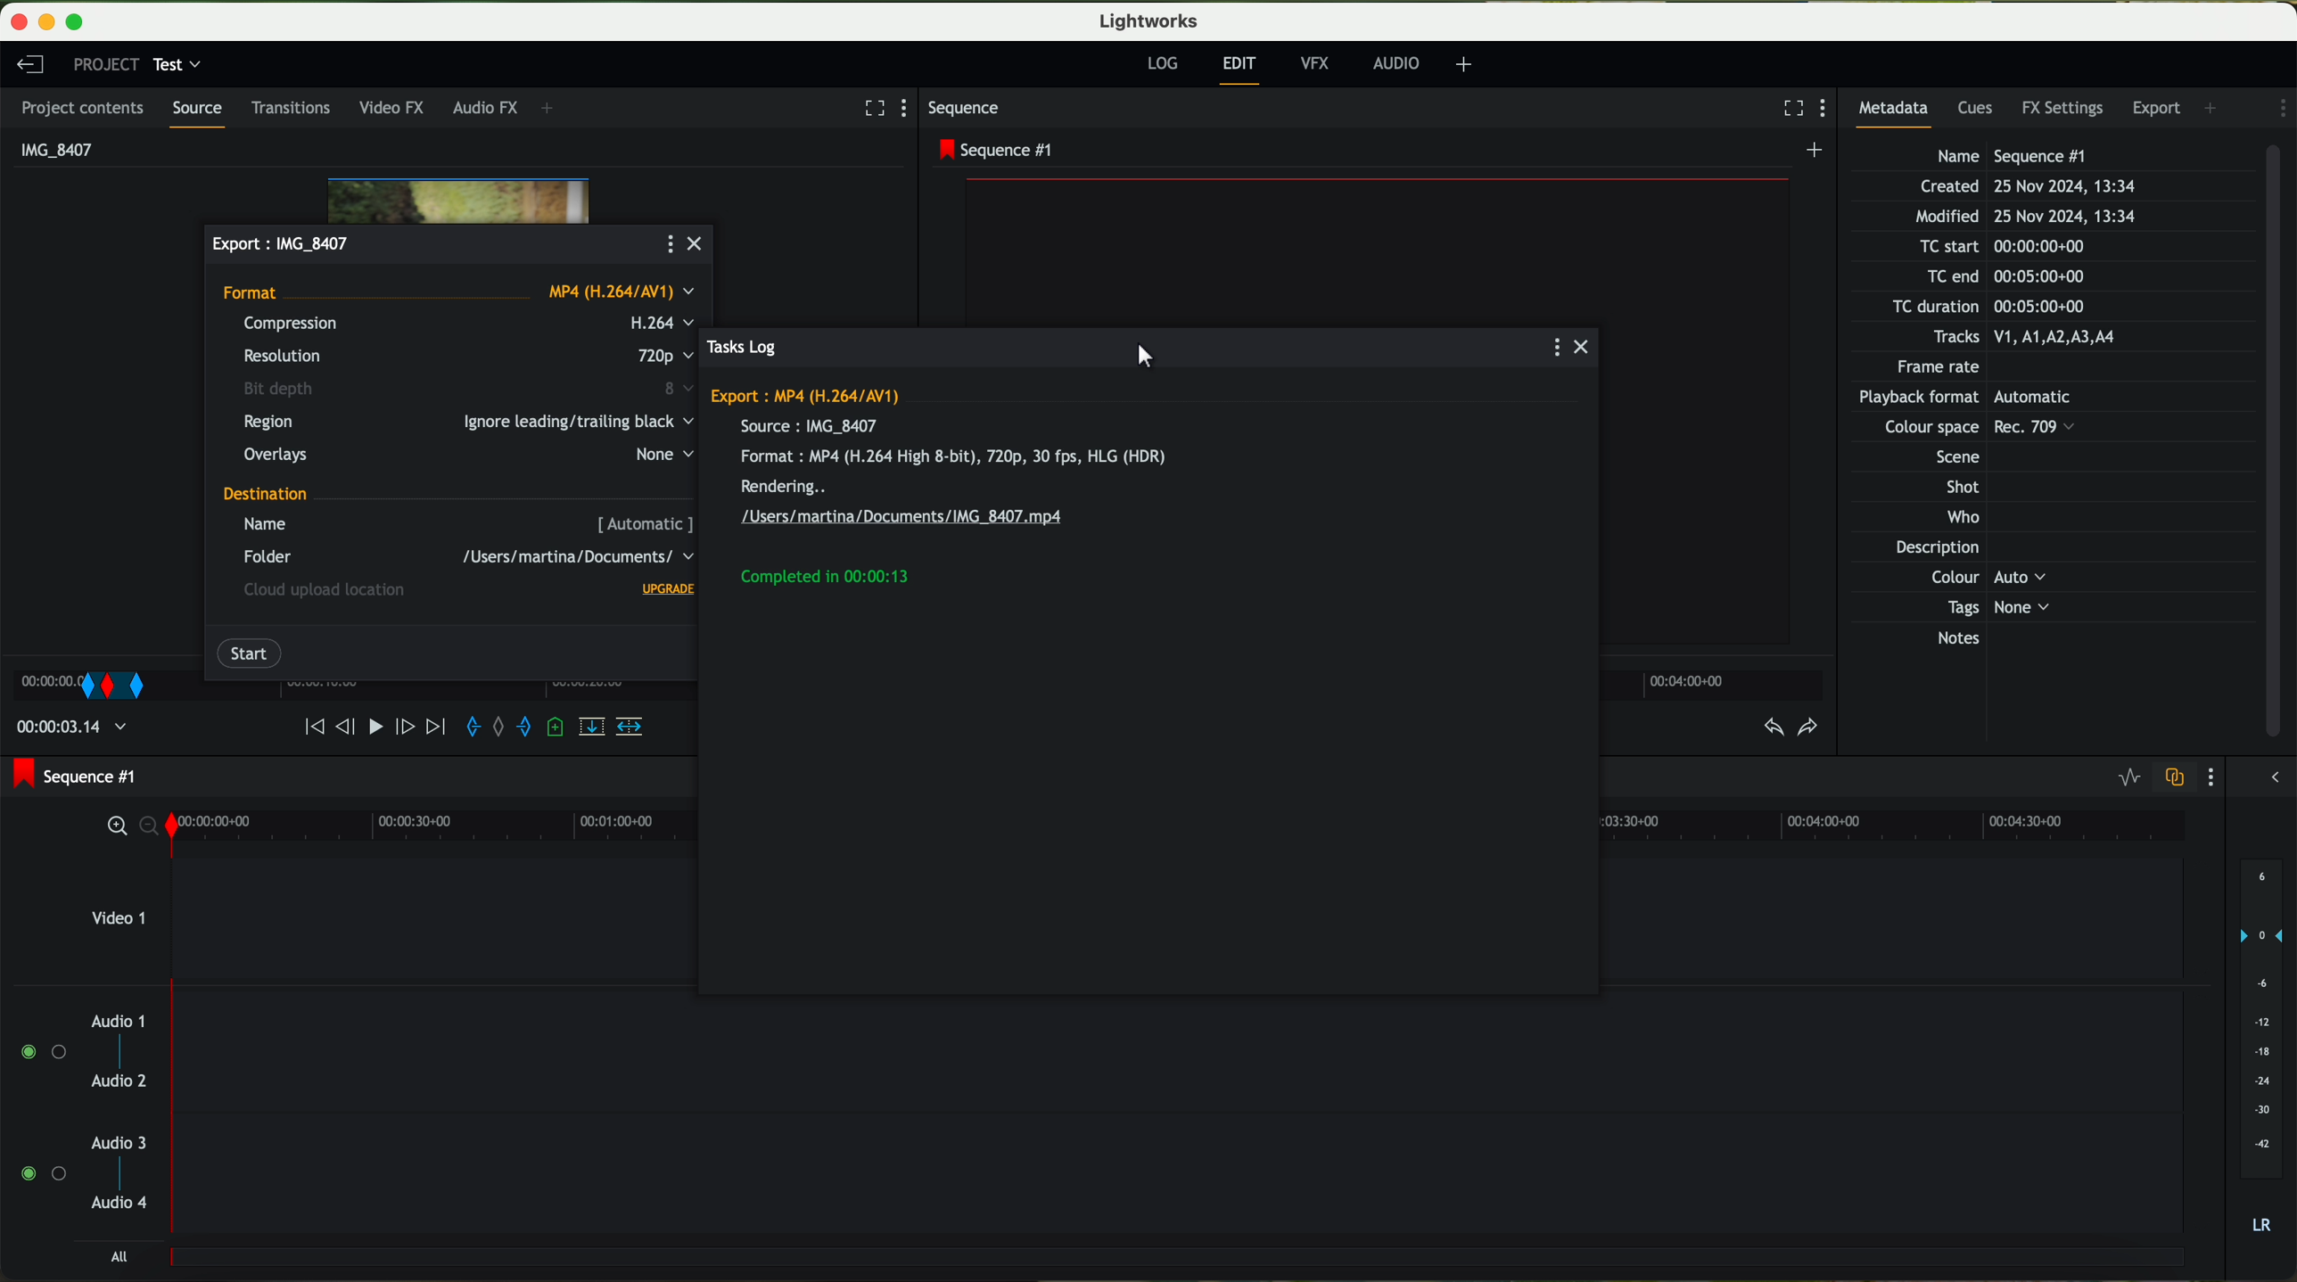  What do you see at coordinates (465, 557) in the screenshot?
I see `folder` at bounding box center [465, 557].